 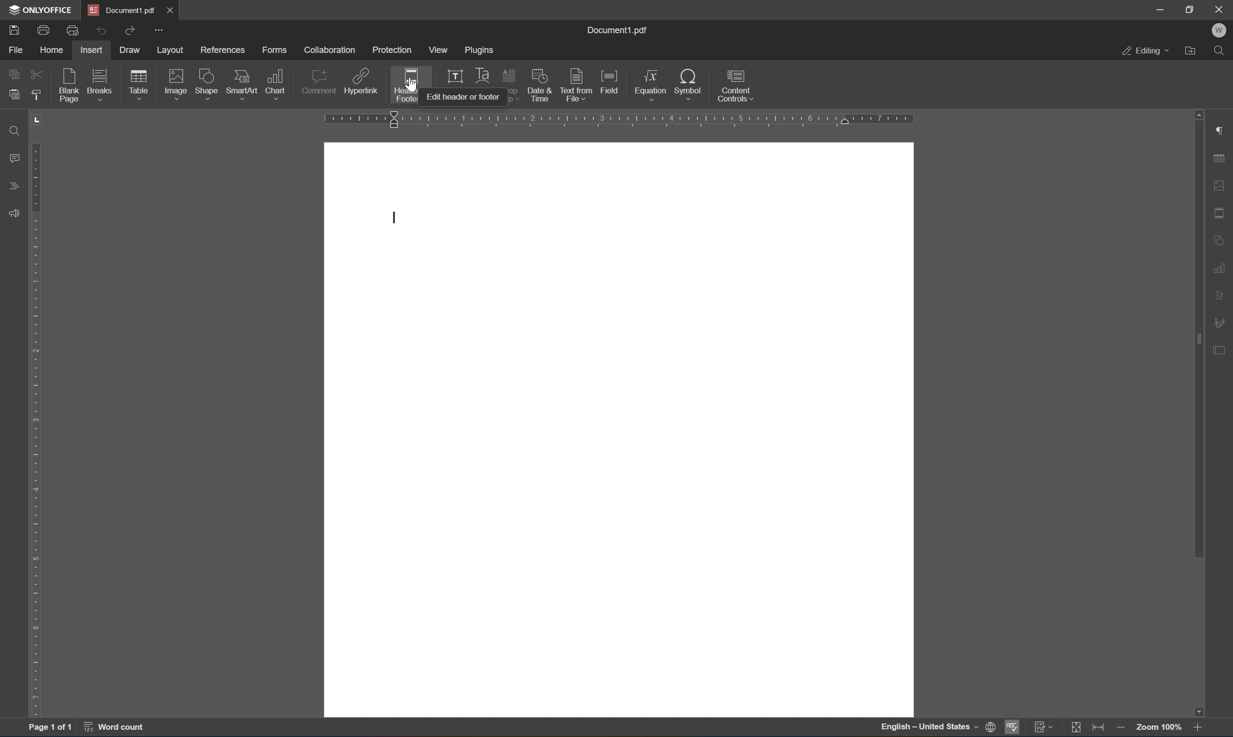 What do you see at coordinates (173, 50) in the screenshot?
I see `layout` at bounding box center [173, 50].